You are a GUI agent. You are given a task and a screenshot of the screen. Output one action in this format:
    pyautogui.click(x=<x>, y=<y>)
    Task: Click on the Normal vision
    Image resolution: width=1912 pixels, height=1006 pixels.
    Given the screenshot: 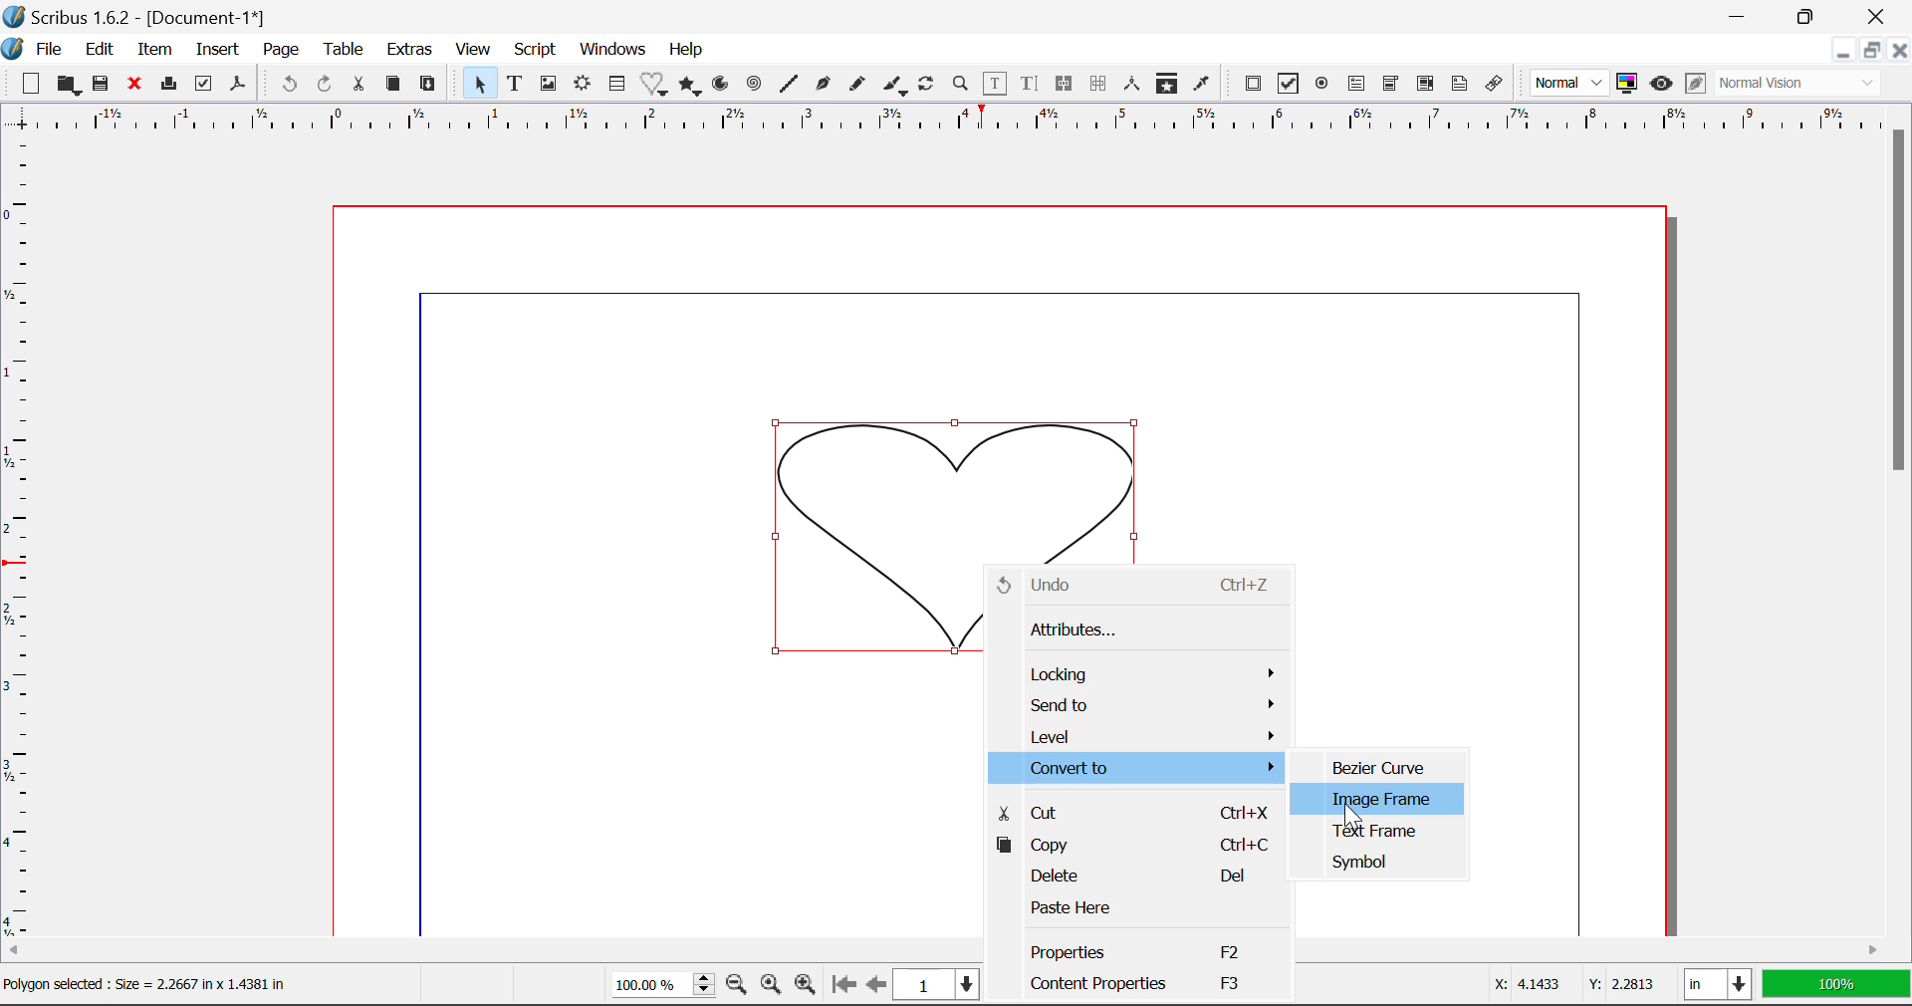 What is the action you would take?
    pyautogui.click(x=1800, y=85)
    